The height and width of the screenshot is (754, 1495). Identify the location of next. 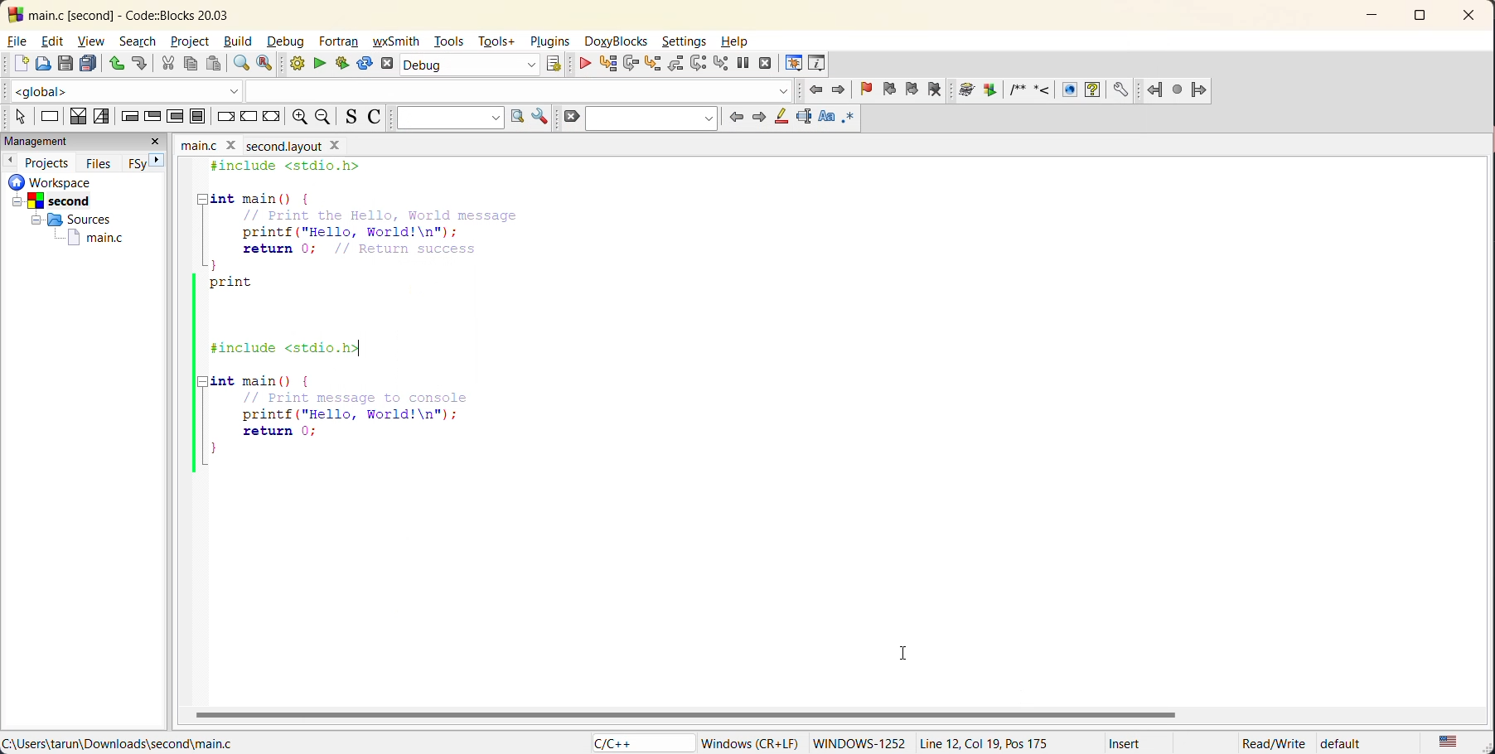
(759, 118).